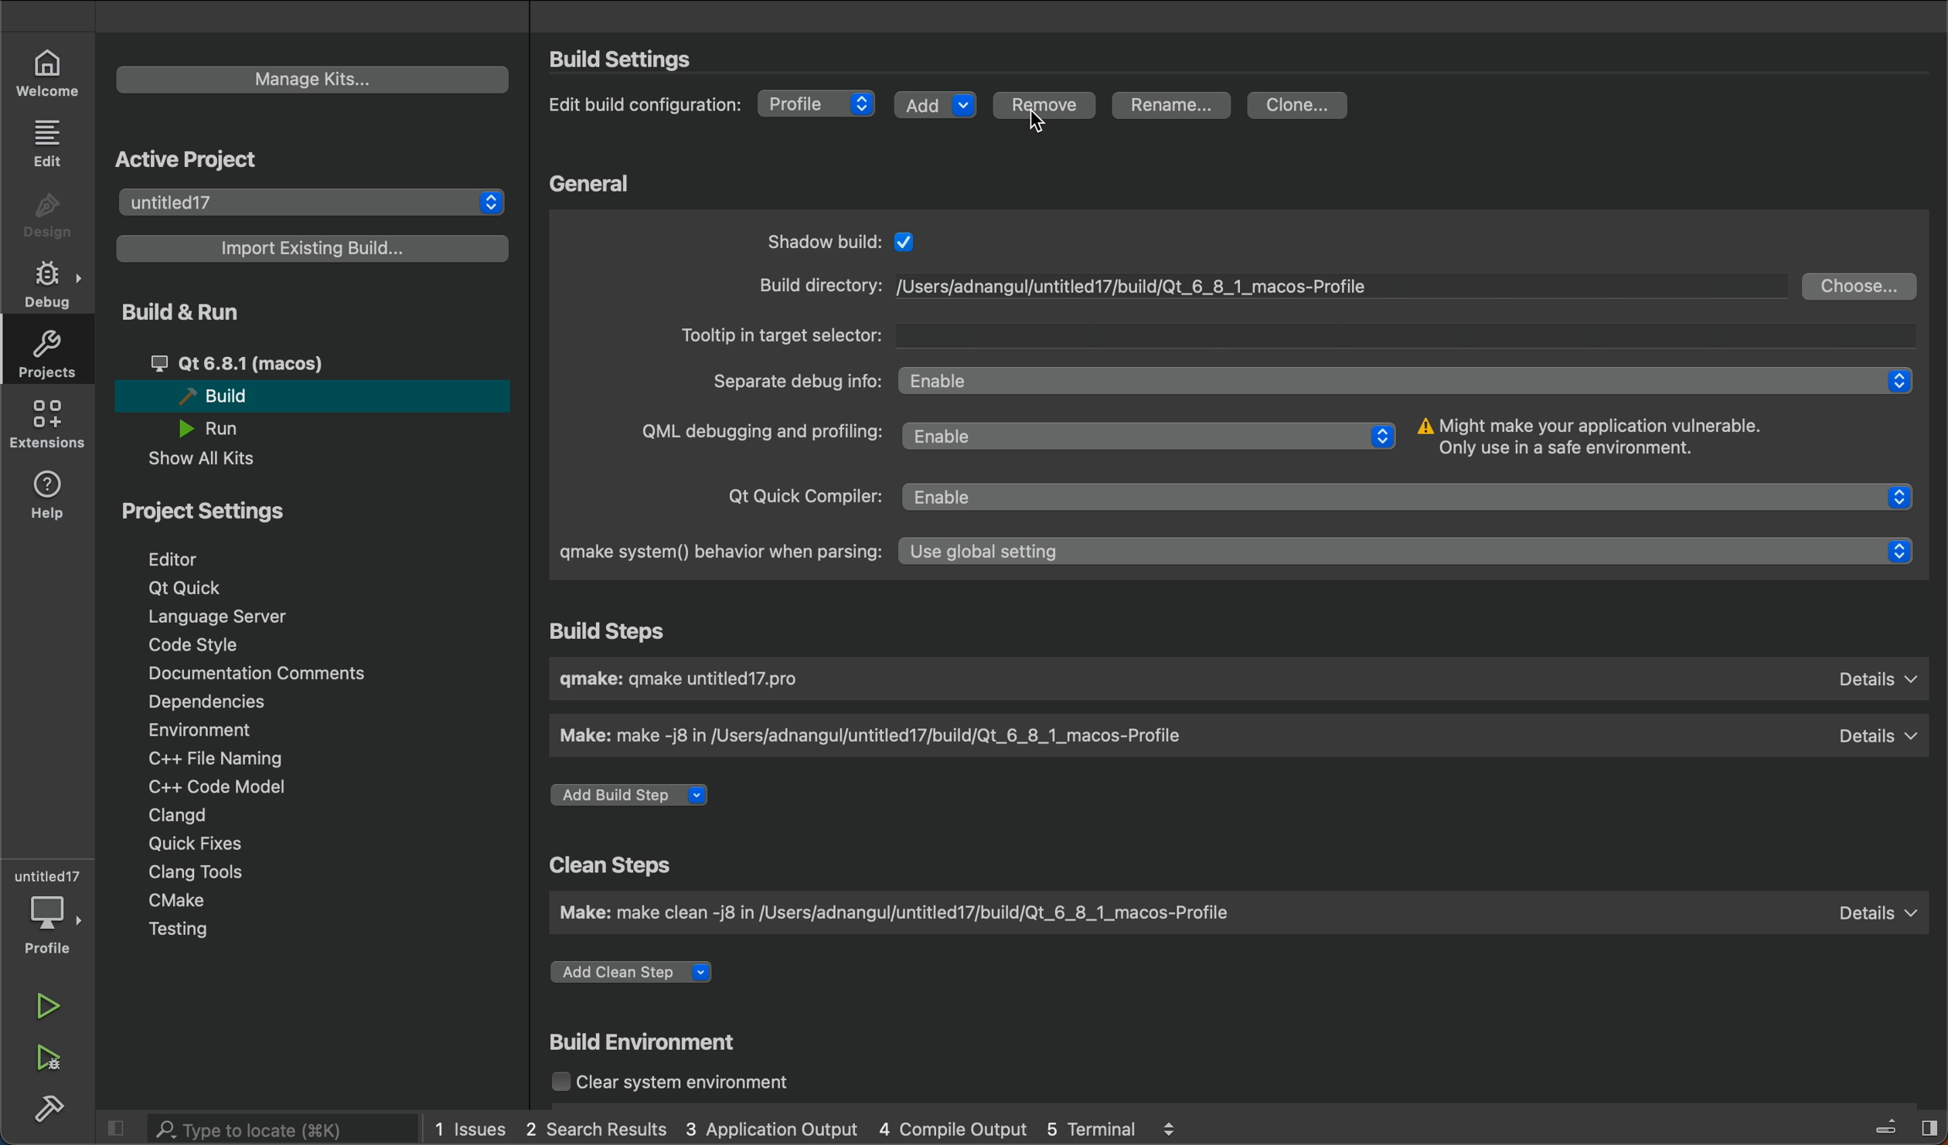 The image size is (1948, 1145). I want to click on clone, so click(1301, 105).